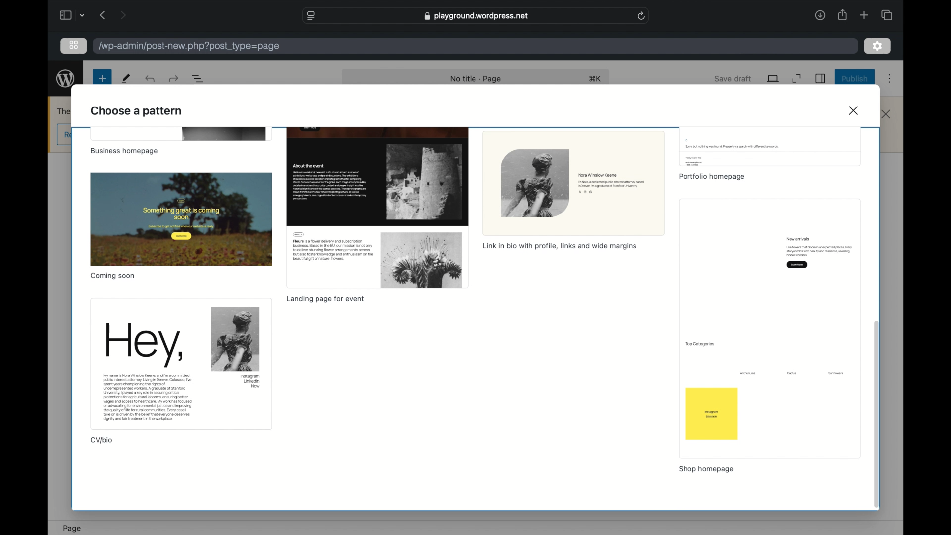 The image size is (951, 535). I want to click on shop homepage, so click(706, 469).